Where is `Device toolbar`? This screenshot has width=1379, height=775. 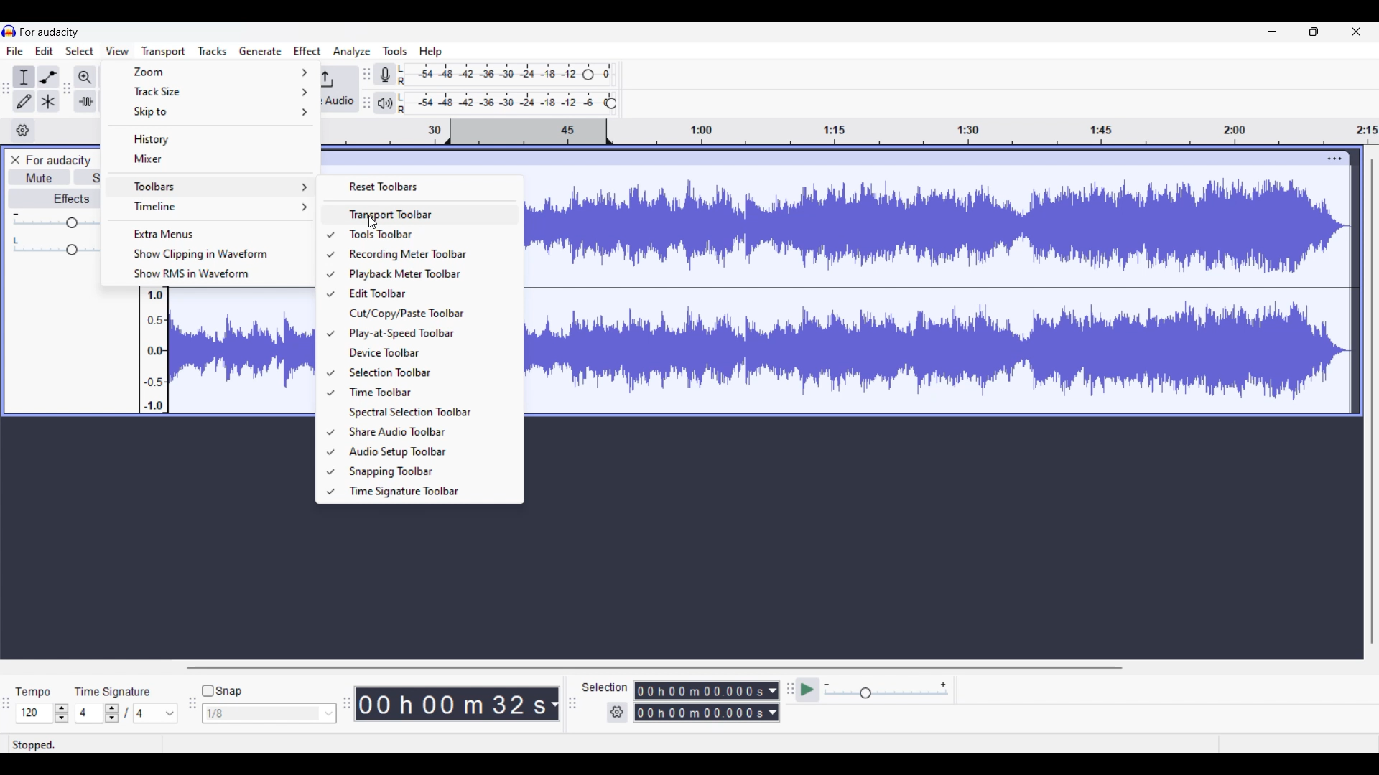
Device toolbar is located at coordinates (427, 353).